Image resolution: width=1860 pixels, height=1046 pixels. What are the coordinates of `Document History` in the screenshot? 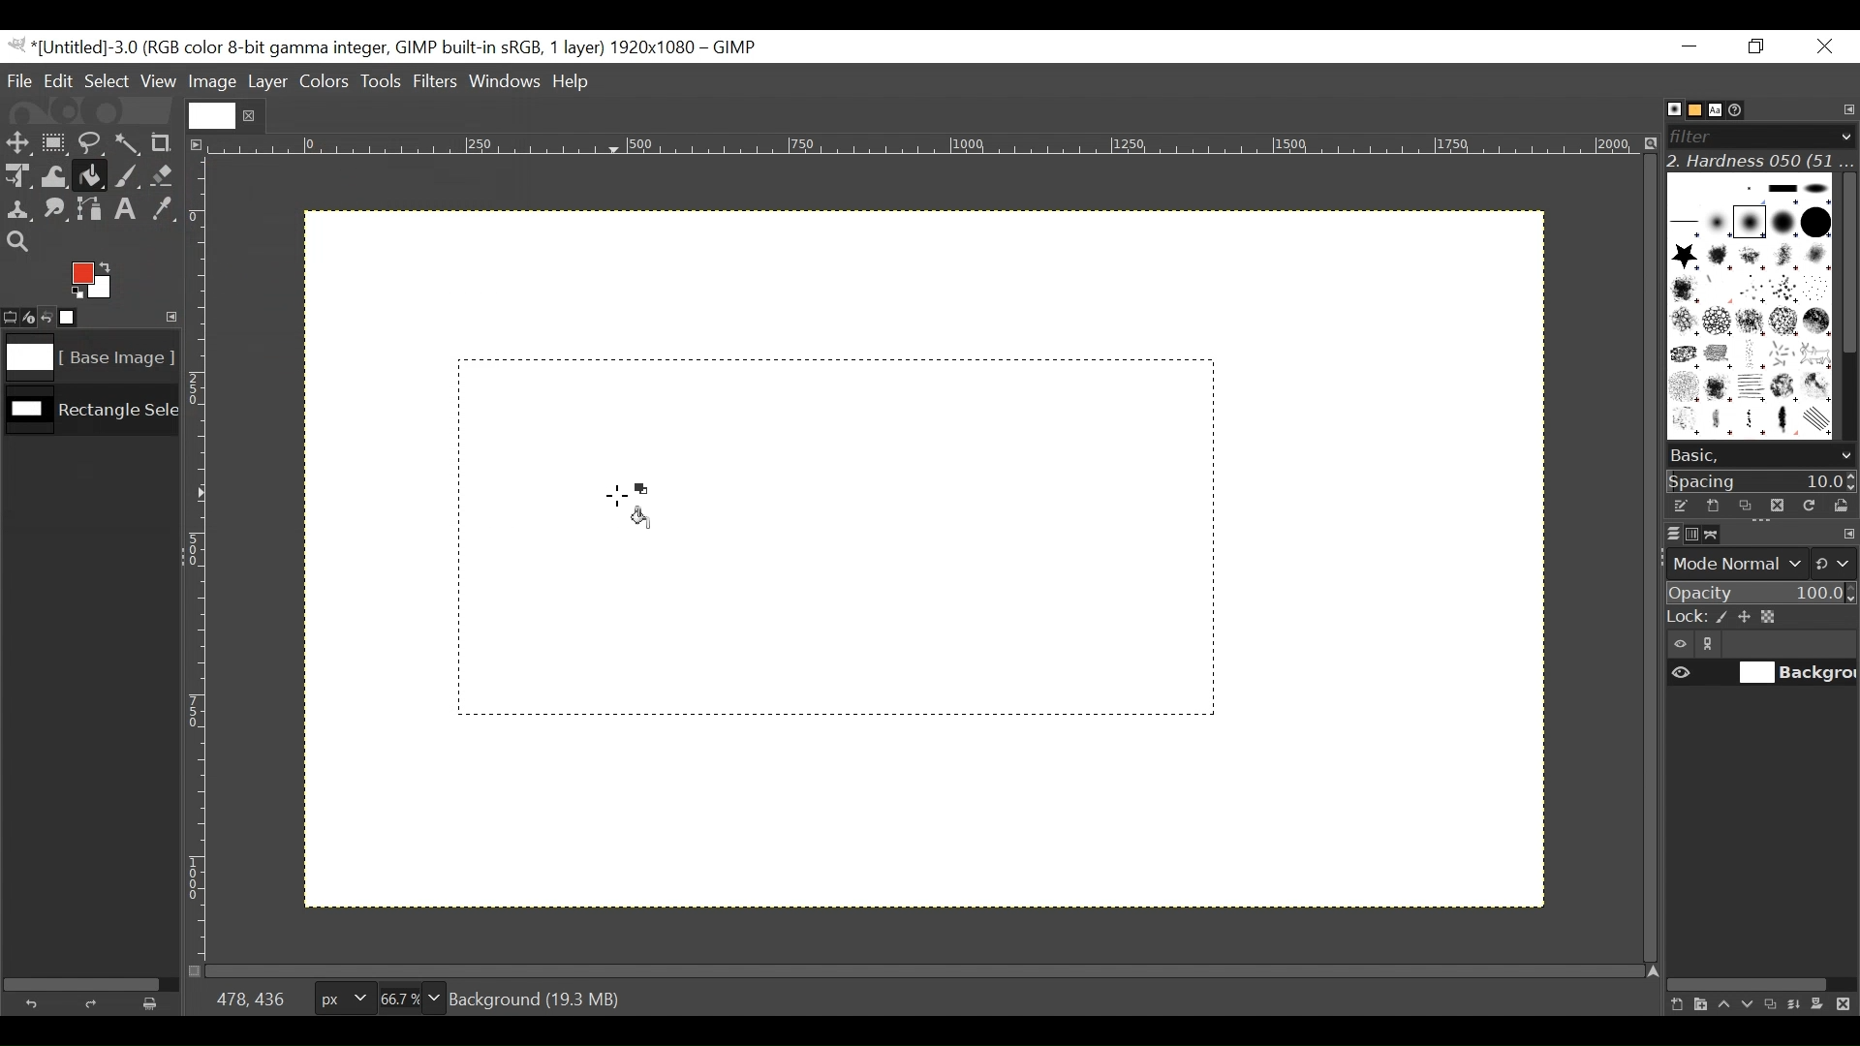 It's located at (1743, 108).